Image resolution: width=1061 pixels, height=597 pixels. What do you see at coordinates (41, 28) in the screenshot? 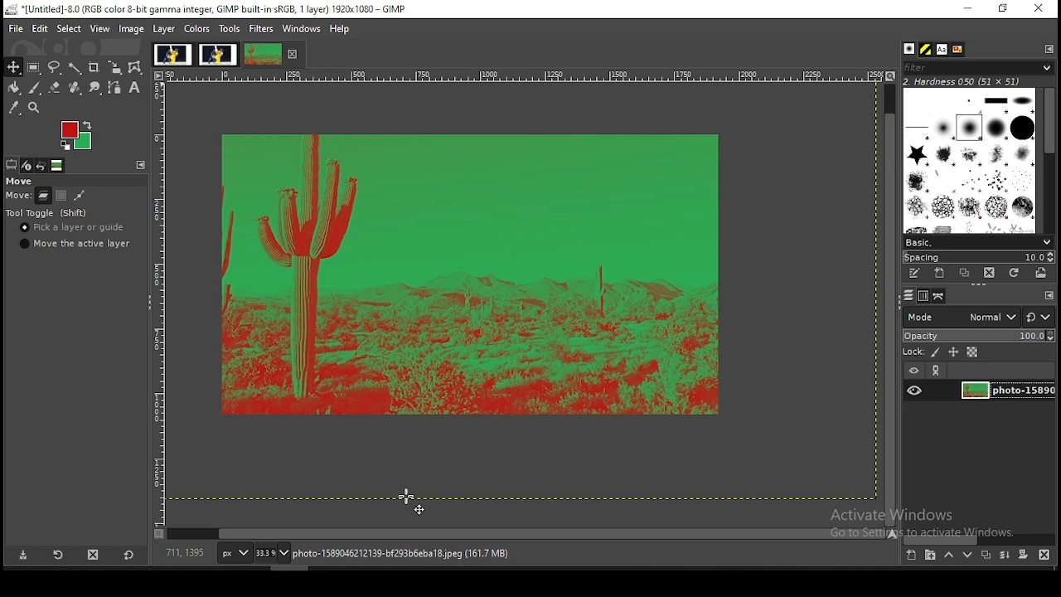
I see `edit` at bounding box center [41, 28].